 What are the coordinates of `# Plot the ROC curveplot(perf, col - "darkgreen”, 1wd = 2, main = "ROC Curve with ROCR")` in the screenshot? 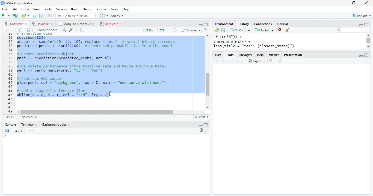 It's located at (93, 81).